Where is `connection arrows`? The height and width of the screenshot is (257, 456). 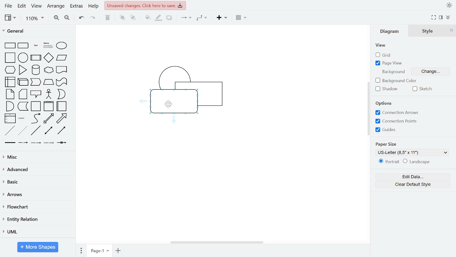 connection arrows is located at coordinates (397, 113).